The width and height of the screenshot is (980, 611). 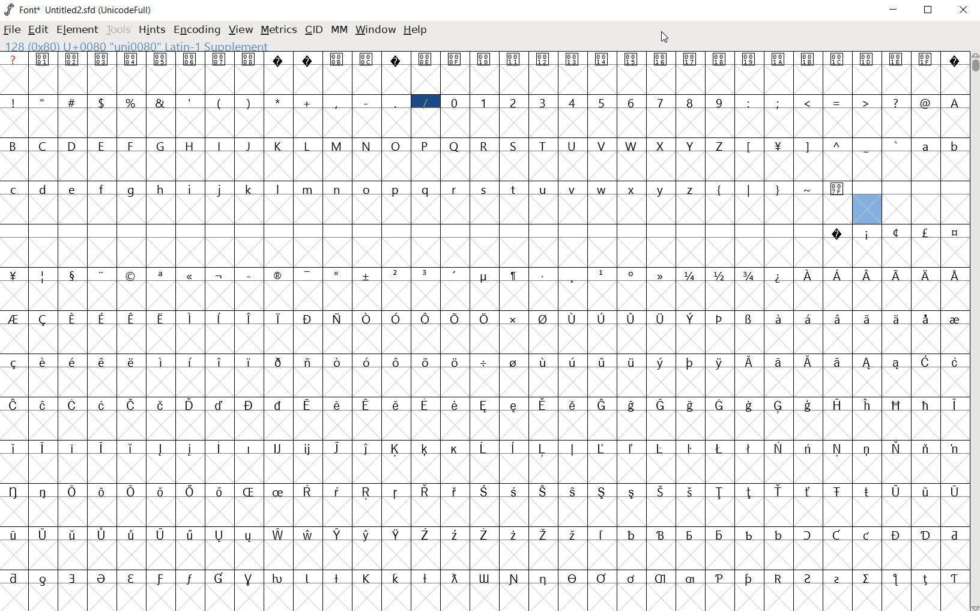 I want to click on glyph, so click(x=808, y=406).